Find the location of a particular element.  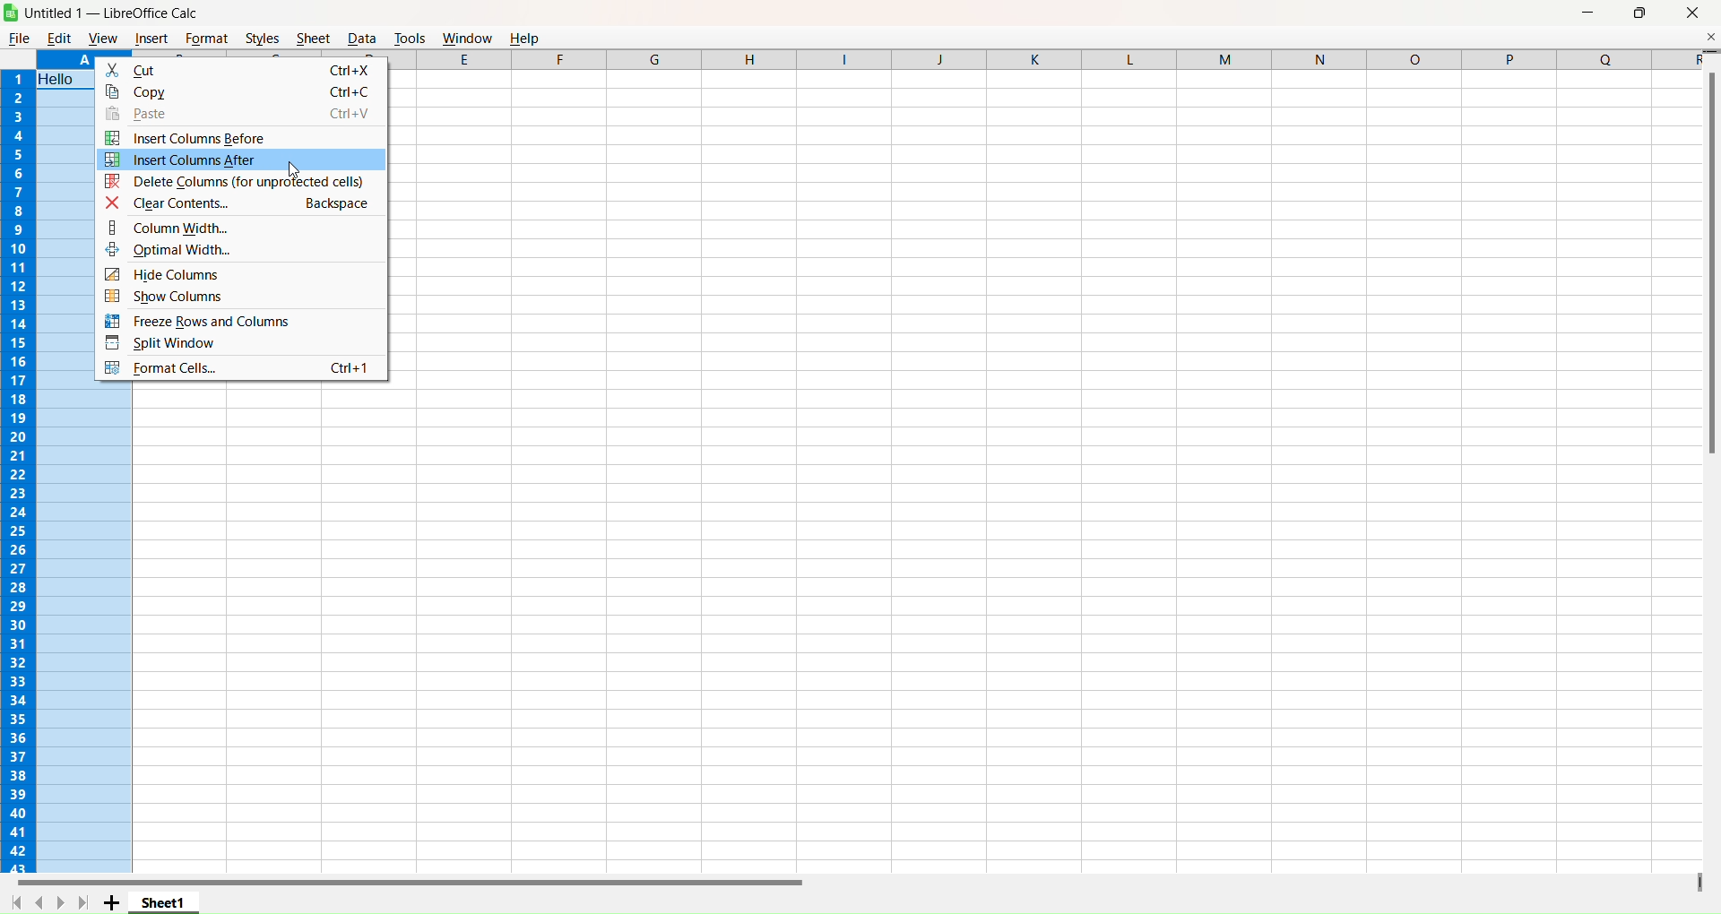

untitled 1 - LibreOffice Calc is located at coordinates (119, 13).